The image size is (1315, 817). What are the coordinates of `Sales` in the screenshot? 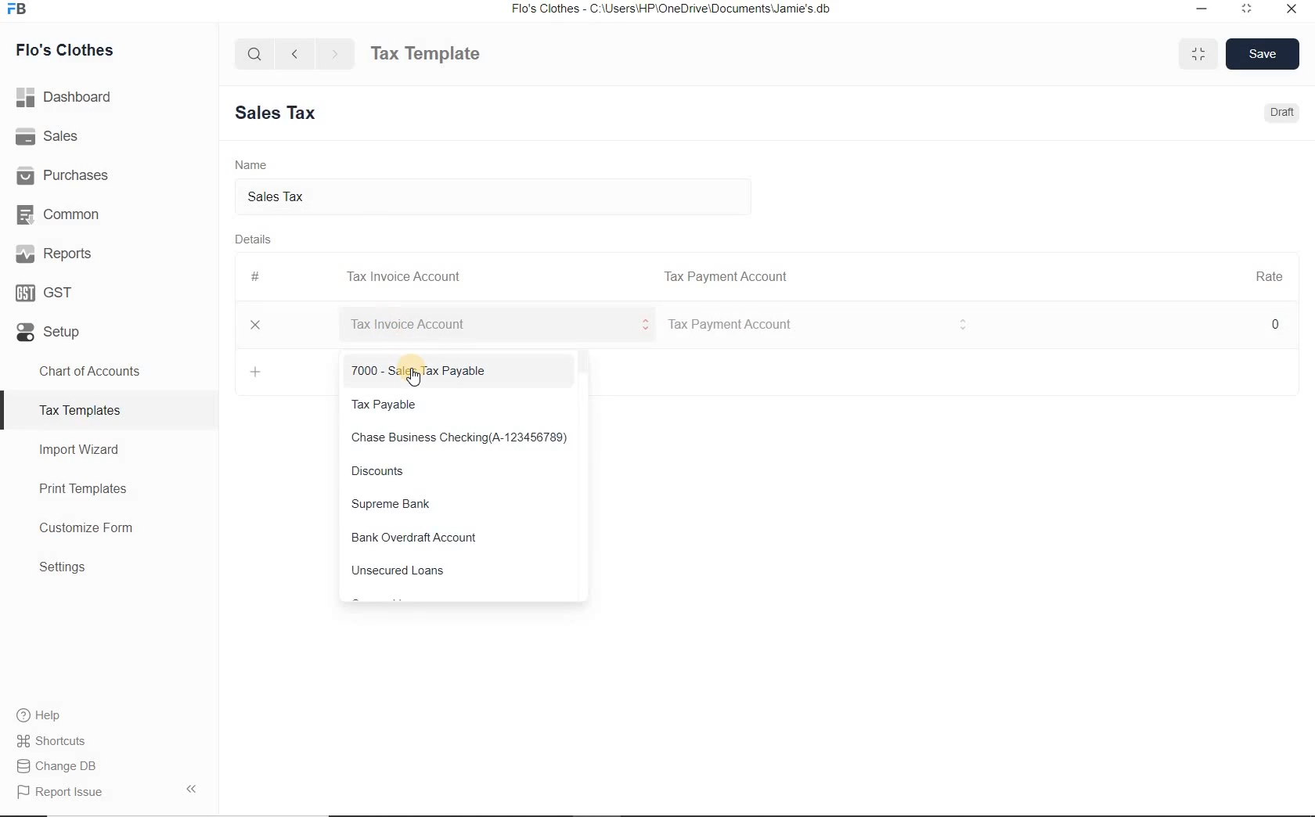 It's located at (109, 135).